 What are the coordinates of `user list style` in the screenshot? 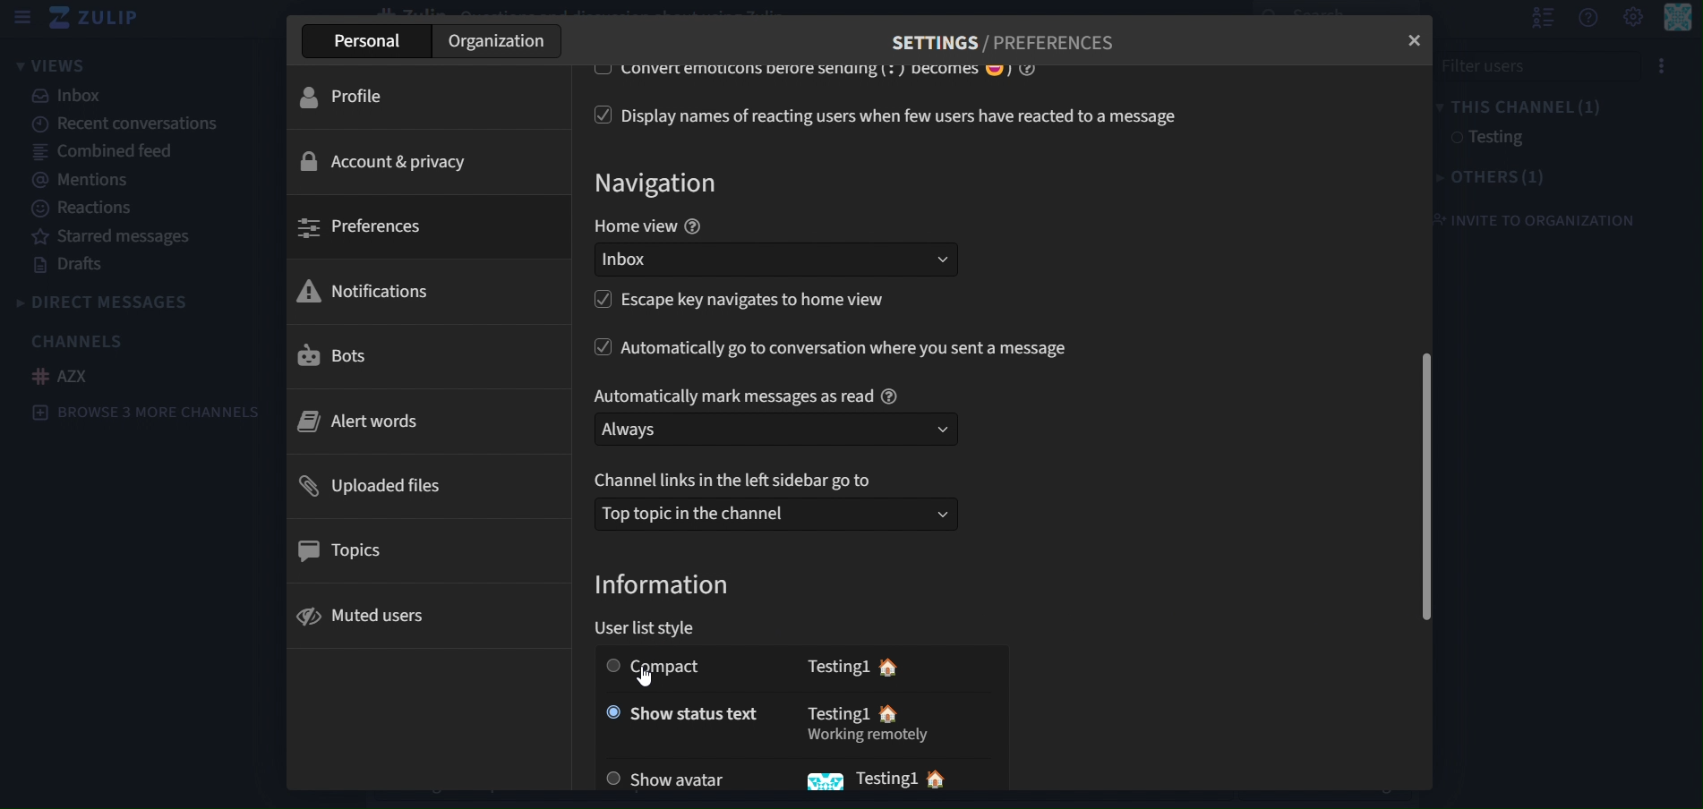 It's located at (654, 629).